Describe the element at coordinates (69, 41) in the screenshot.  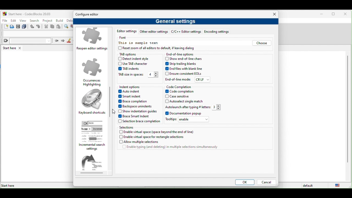
I see `highlight` at that location.